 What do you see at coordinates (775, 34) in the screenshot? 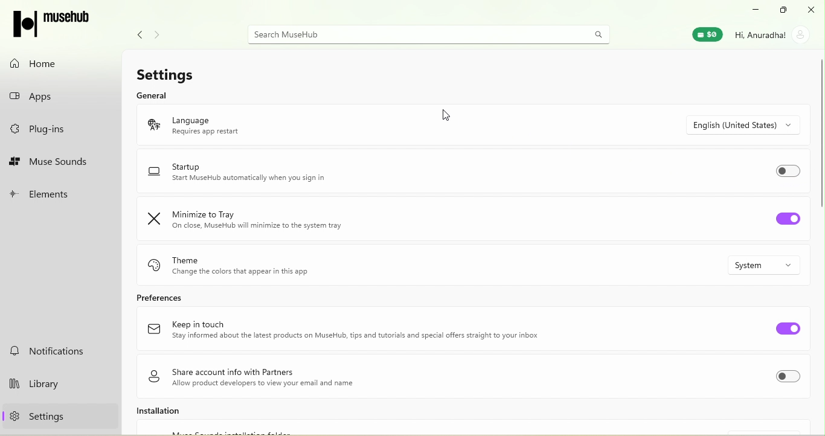
I see `account` at bounding box center [775, 34].